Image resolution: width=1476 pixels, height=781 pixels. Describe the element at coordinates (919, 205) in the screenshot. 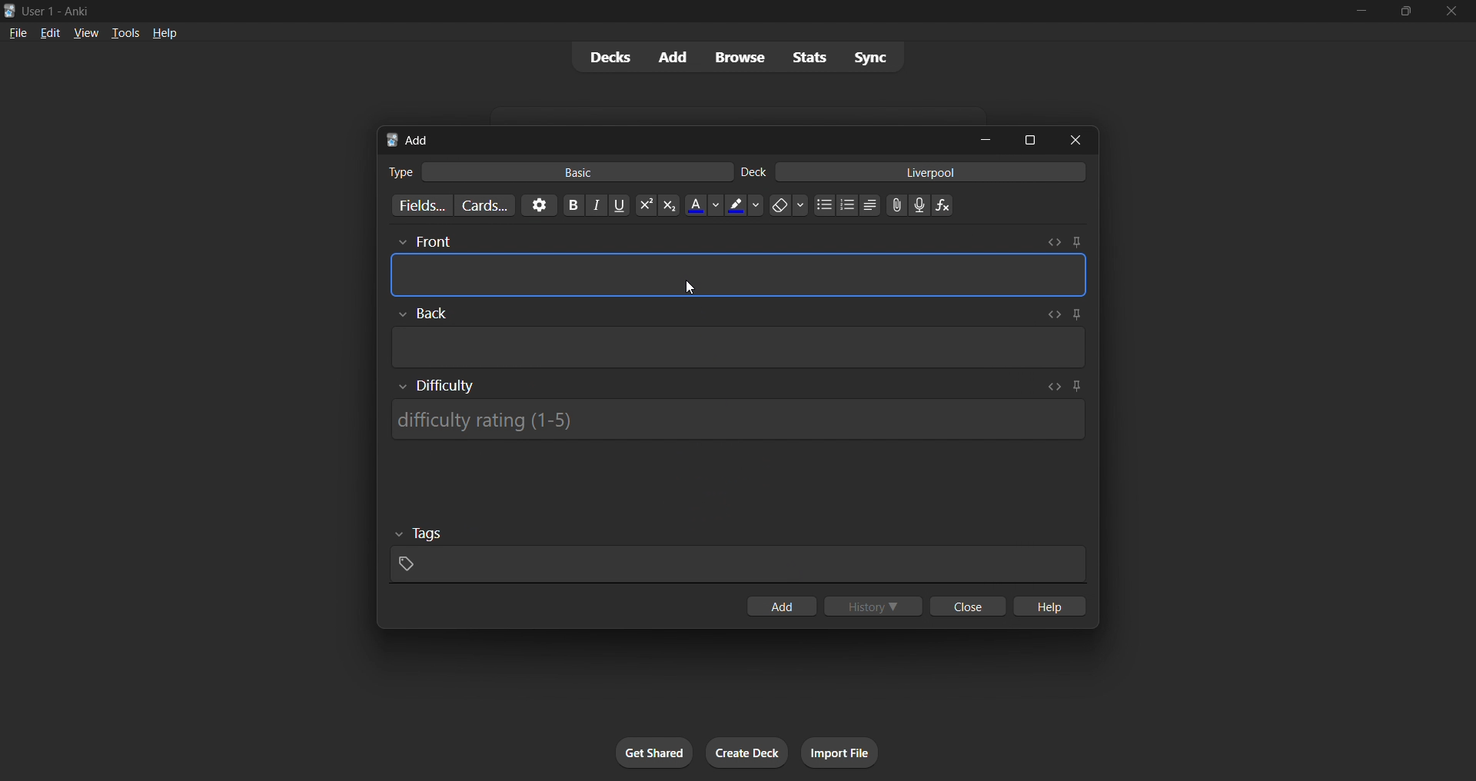

I see `Record audio` at that location.